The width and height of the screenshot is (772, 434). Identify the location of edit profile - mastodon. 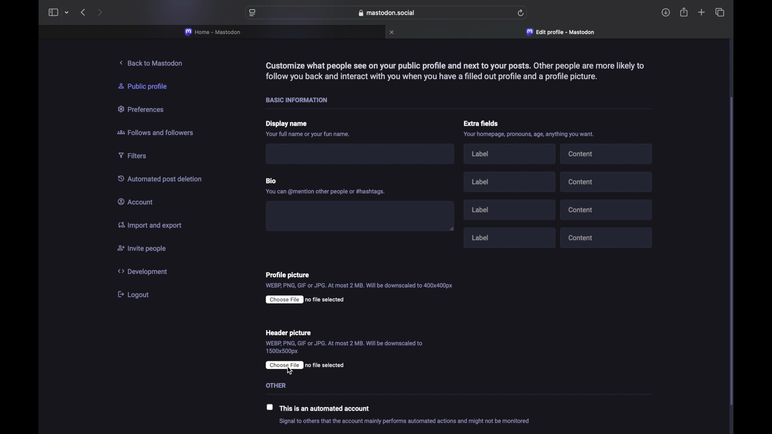
(562, 32).